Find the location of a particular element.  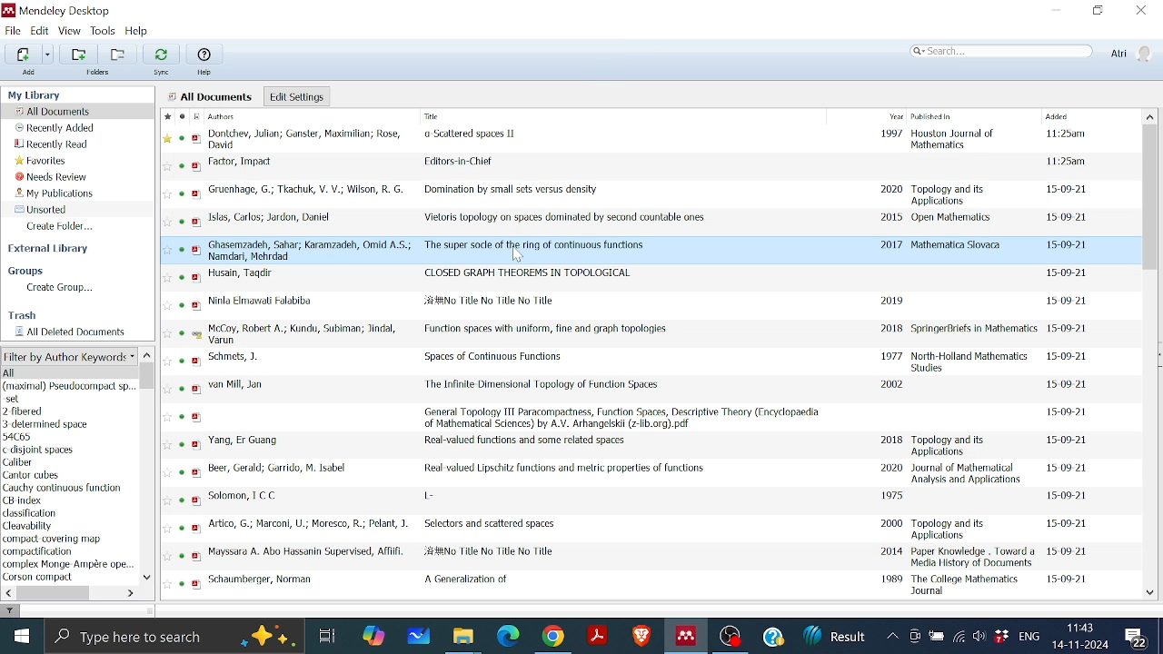

Favorites is located at coordinates (40, 161).